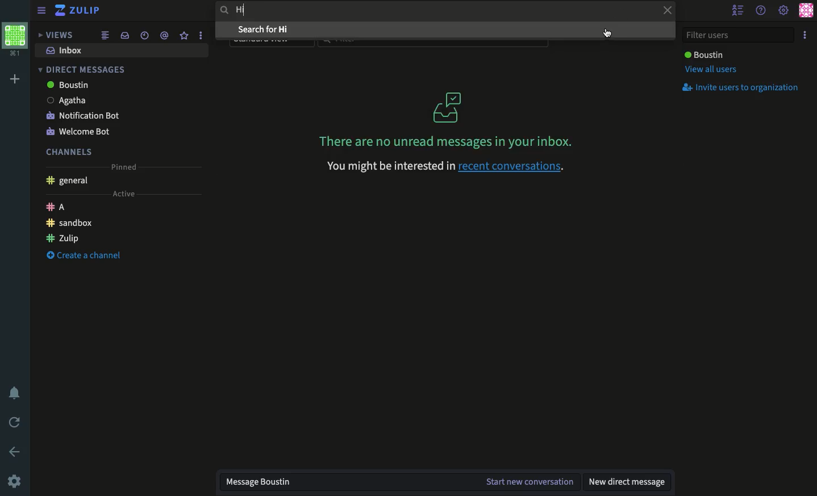 This screenshot has width=817, height=496. What do you see at coordinates (122, 194) in the screenshot?
I see `Active` at bounding box center [122, 194].